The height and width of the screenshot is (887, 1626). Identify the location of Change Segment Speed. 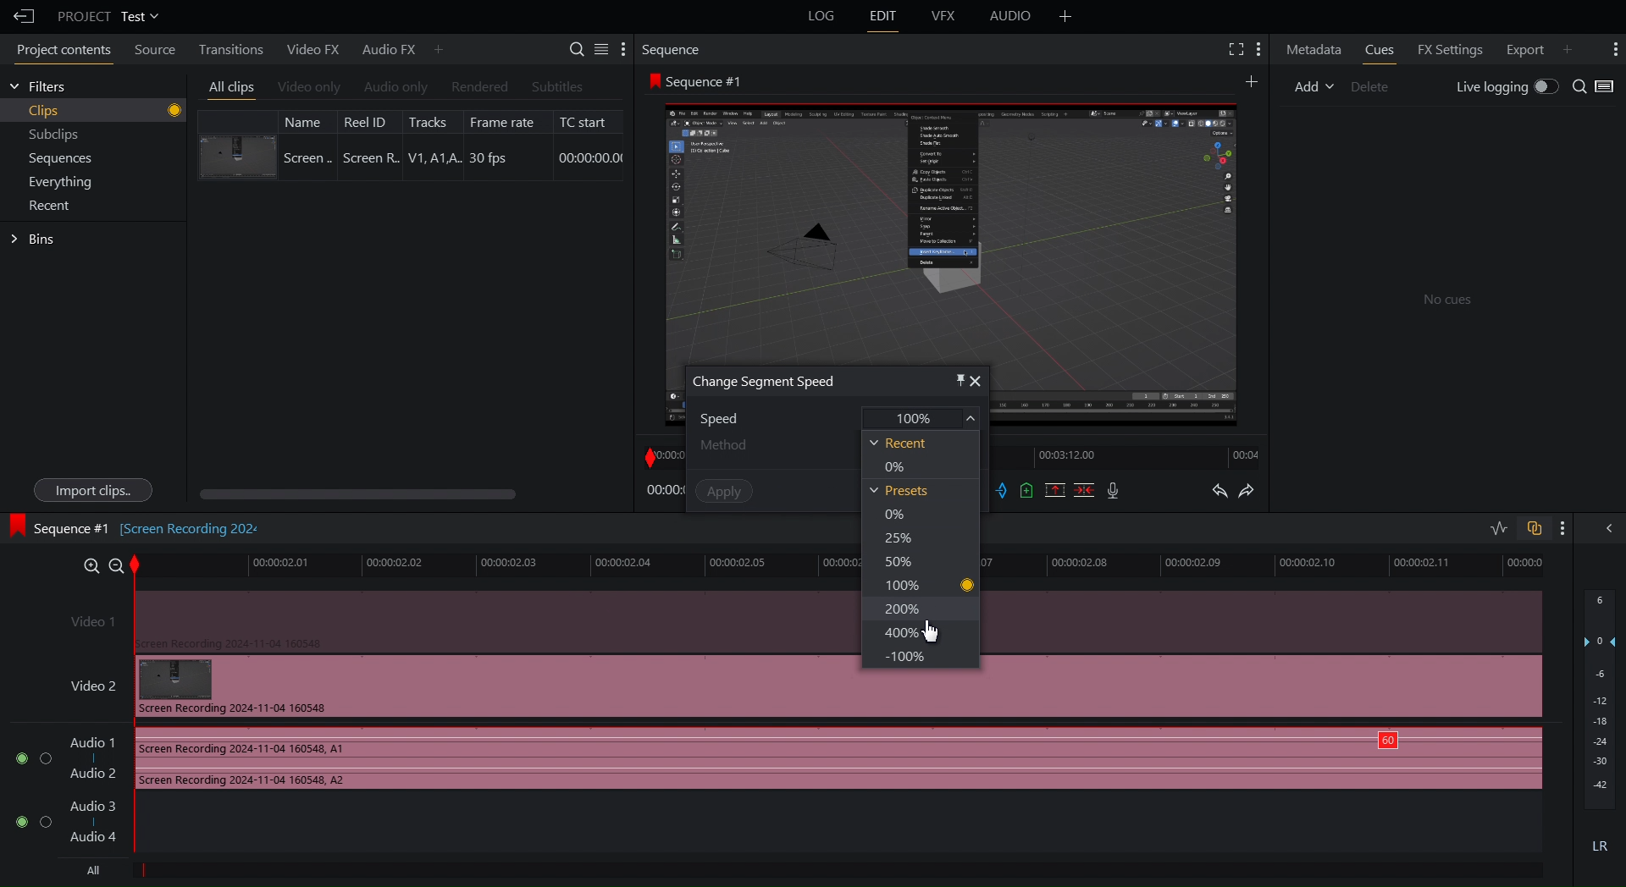
(765, 382).